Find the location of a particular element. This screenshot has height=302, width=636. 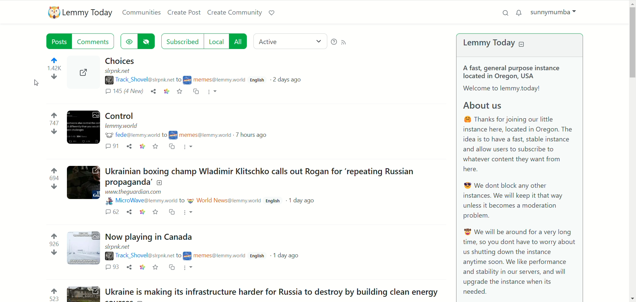

upvote is located at coordinates (54, 170).